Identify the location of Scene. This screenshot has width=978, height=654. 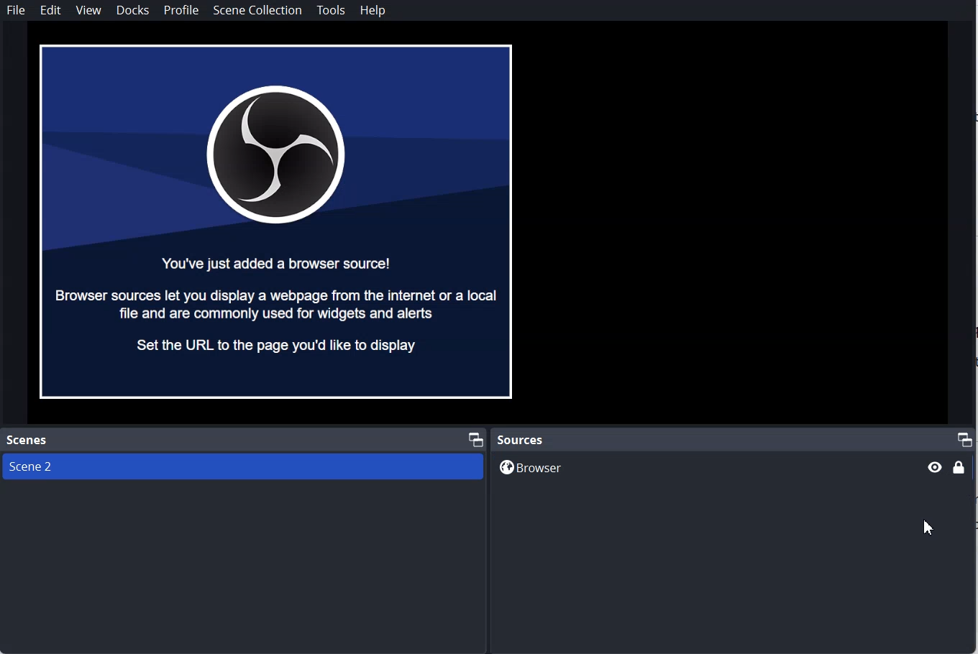
(242, 466).